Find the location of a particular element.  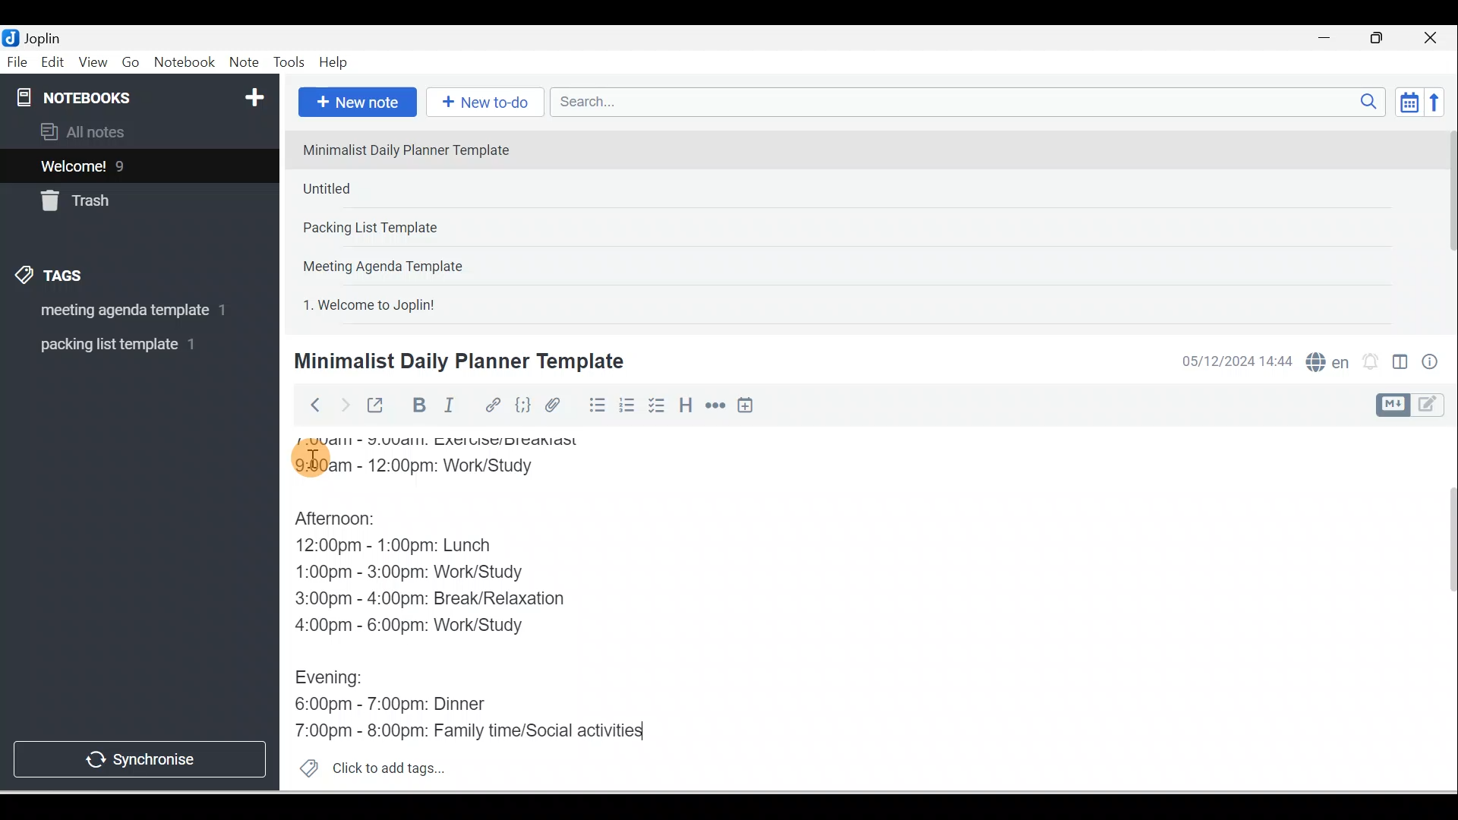

Numbered list is located at coordinates (627, 405).